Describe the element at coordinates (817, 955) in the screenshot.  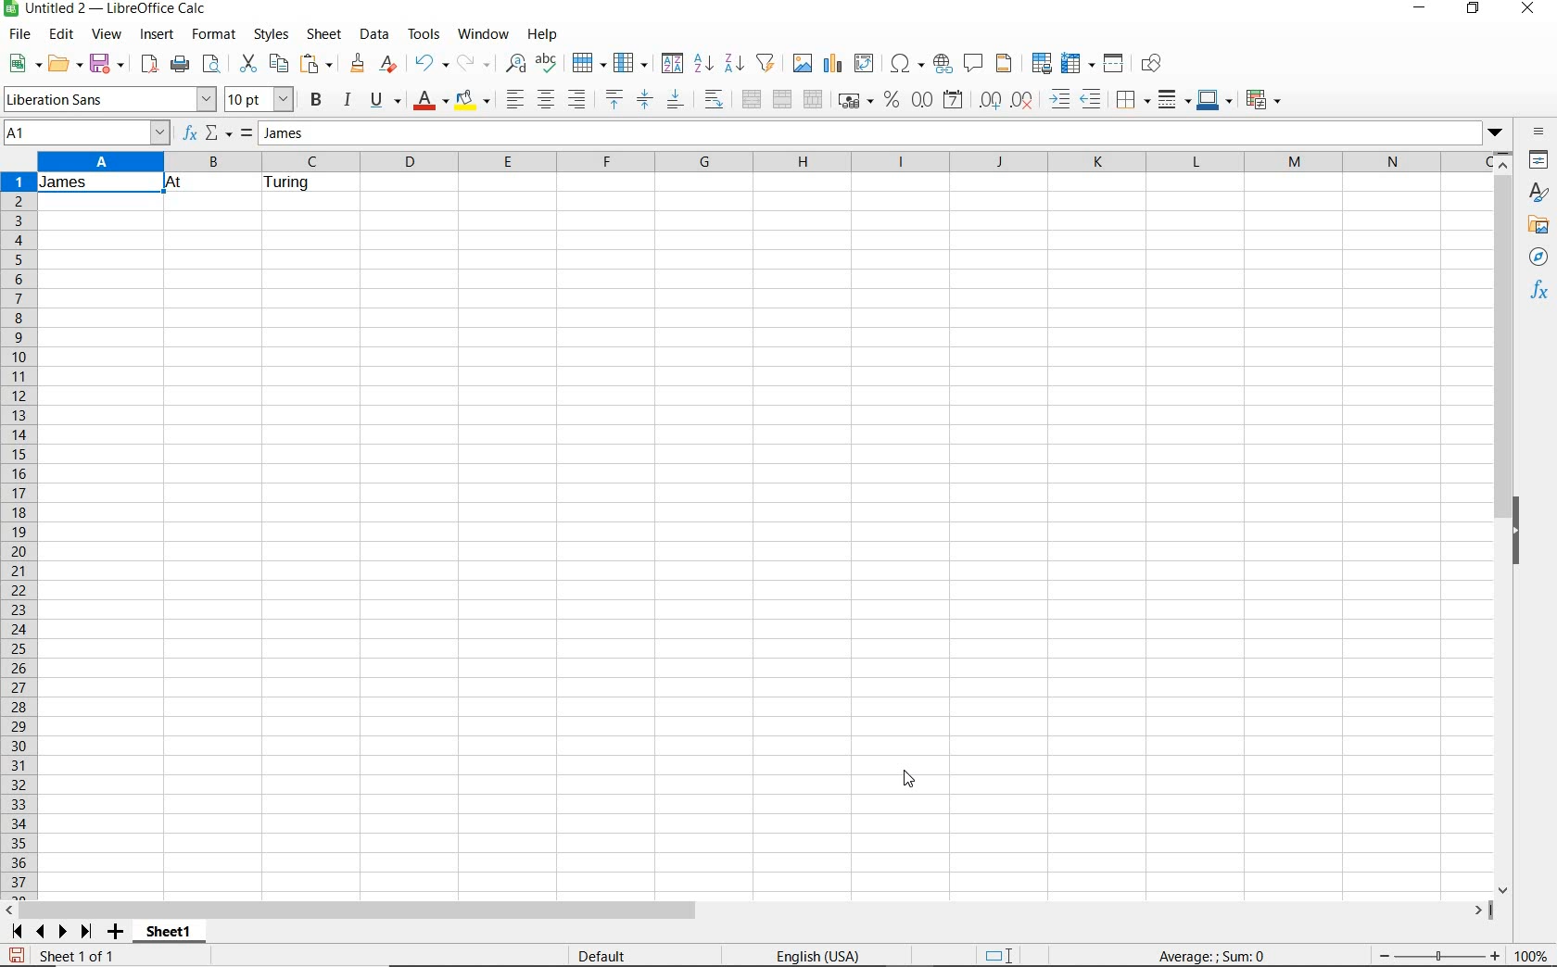
I see `language` at that location.